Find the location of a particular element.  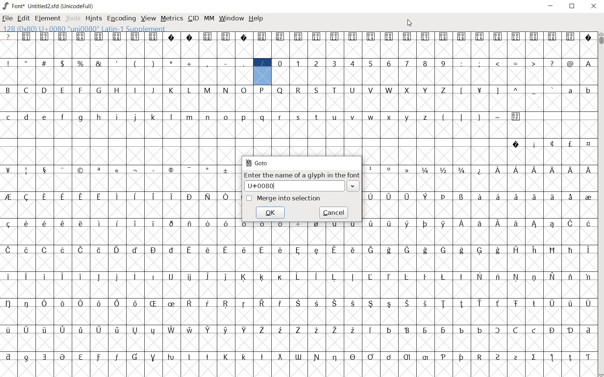

glyph is located at coordinates (262, 37).